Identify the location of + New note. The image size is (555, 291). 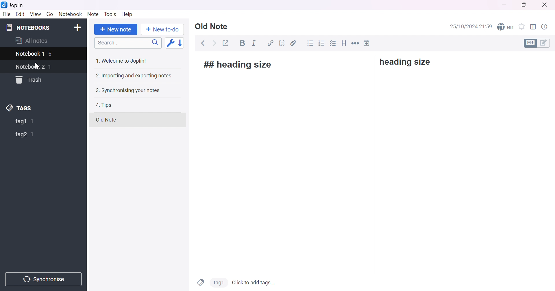
(116, 30).